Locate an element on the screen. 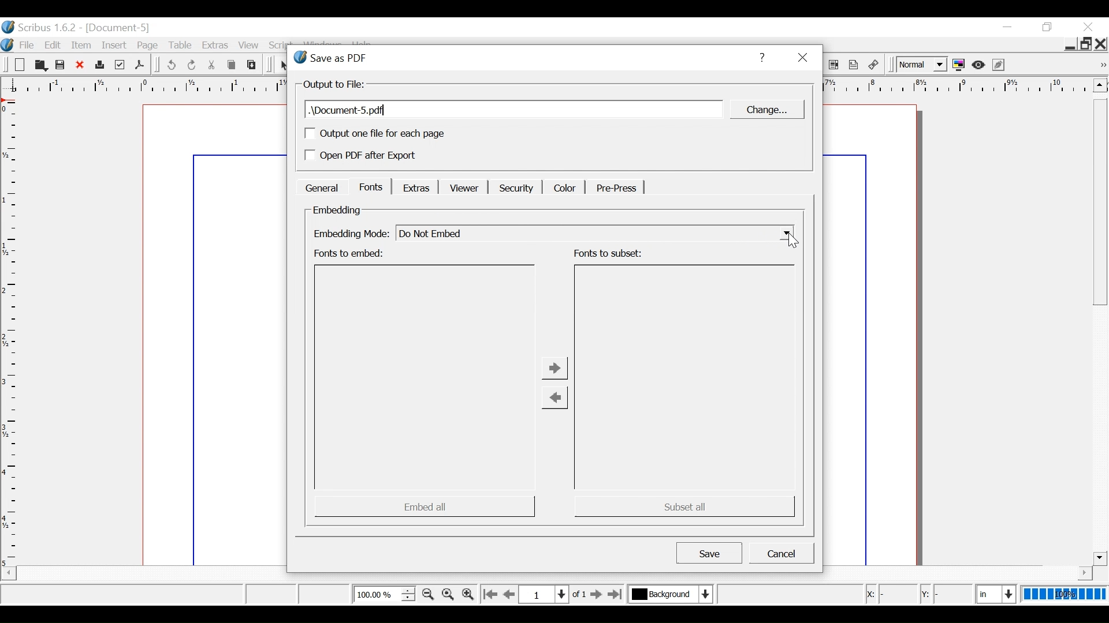  PDF List Box  is located at coordinates (834, 65).